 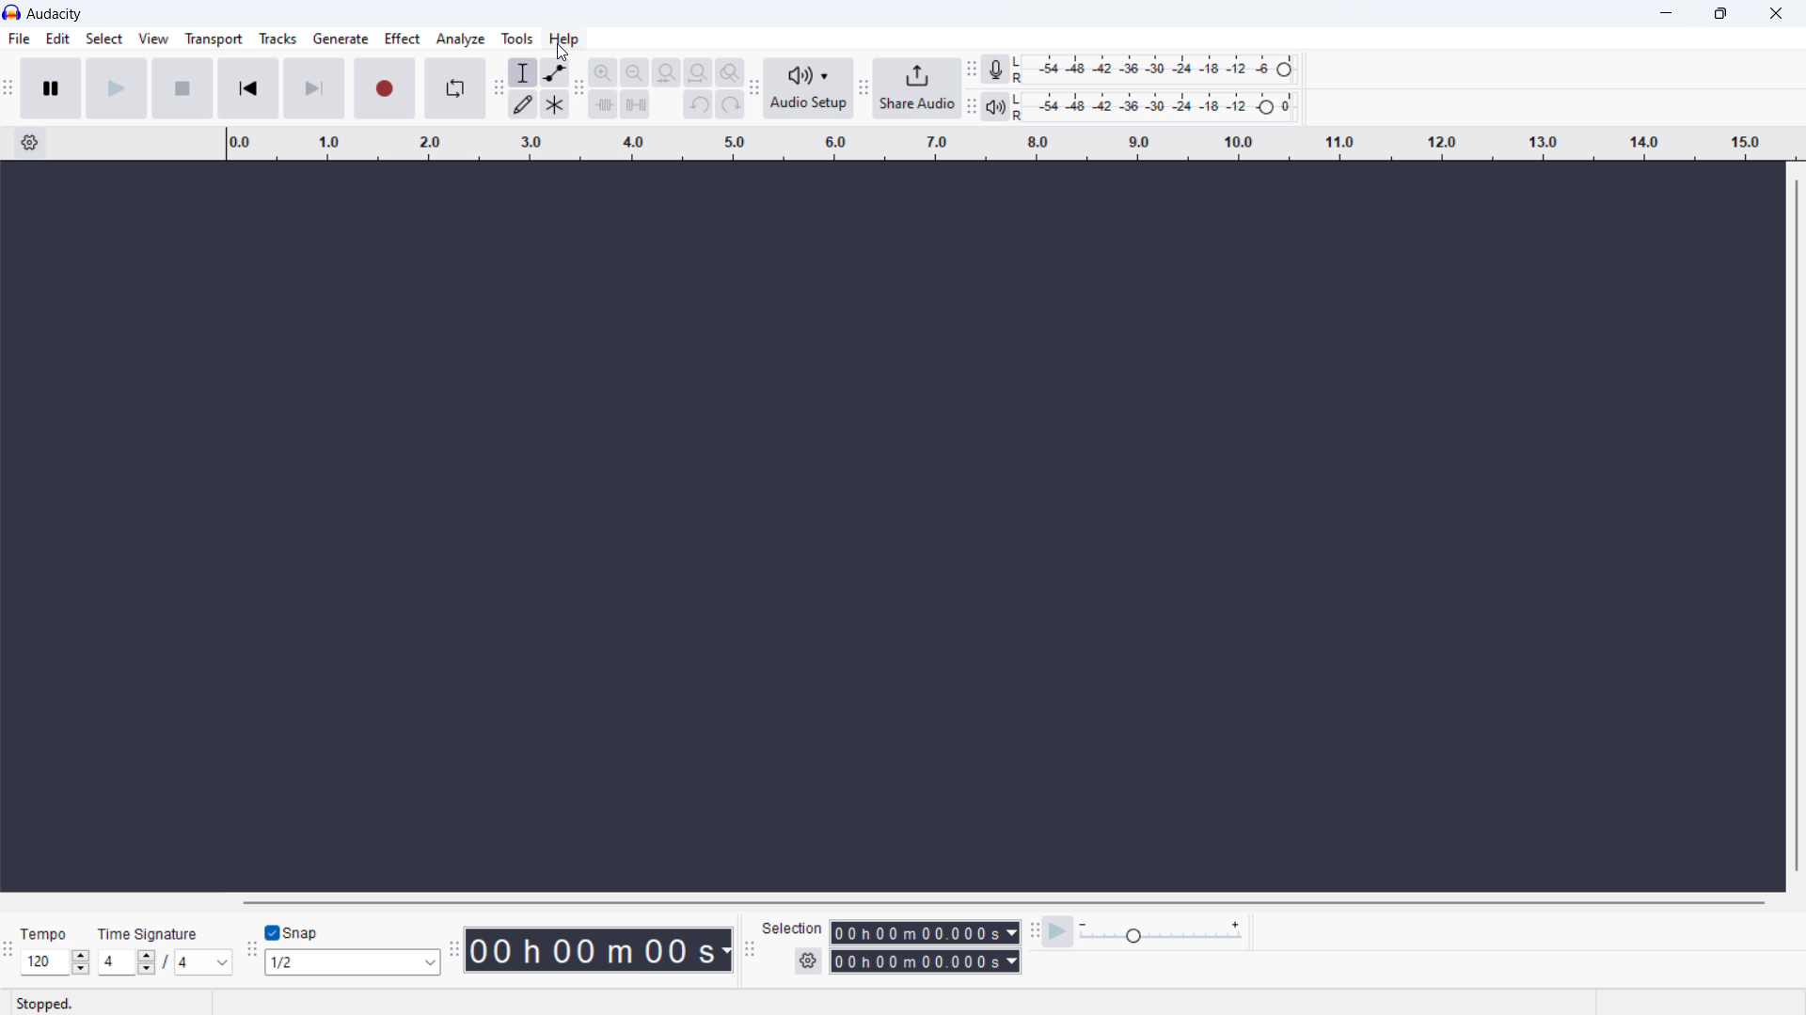 What do you see at coordinates (182, 88) in the screenshot?
I see `stop` at bounding box center [182, 88].